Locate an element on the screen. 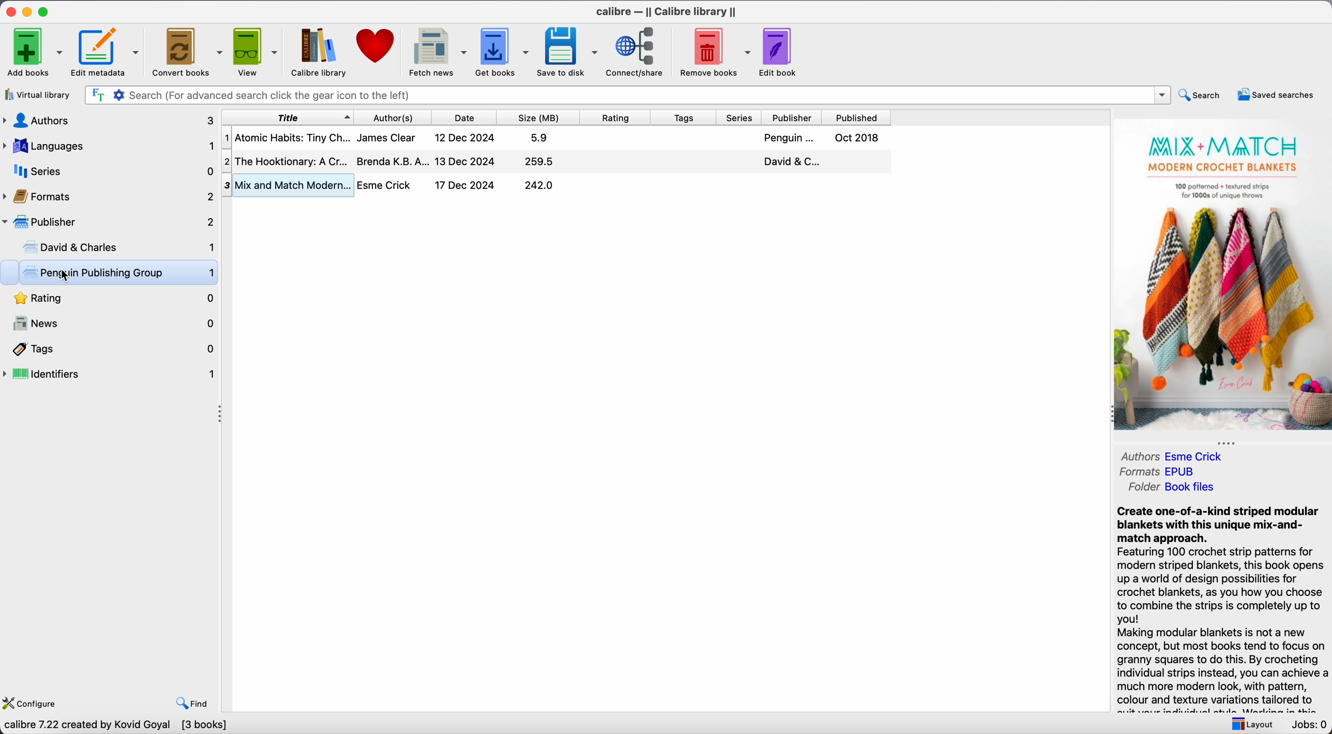  convert books is located at coordinates (187, 51).